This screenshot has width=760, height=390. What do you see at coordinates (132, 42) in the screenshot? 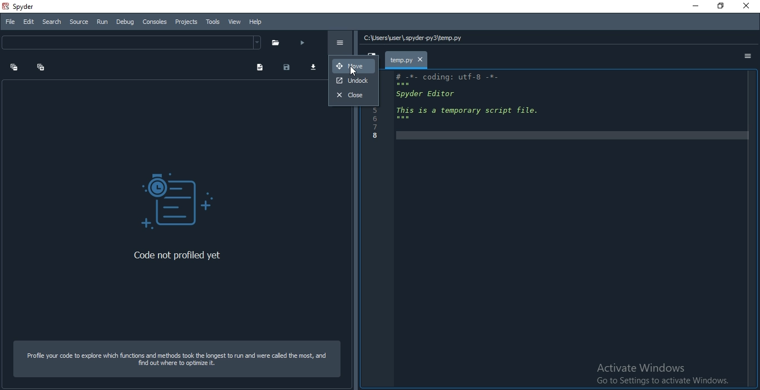
I see `dropdown` at bounding box center [132, 42].